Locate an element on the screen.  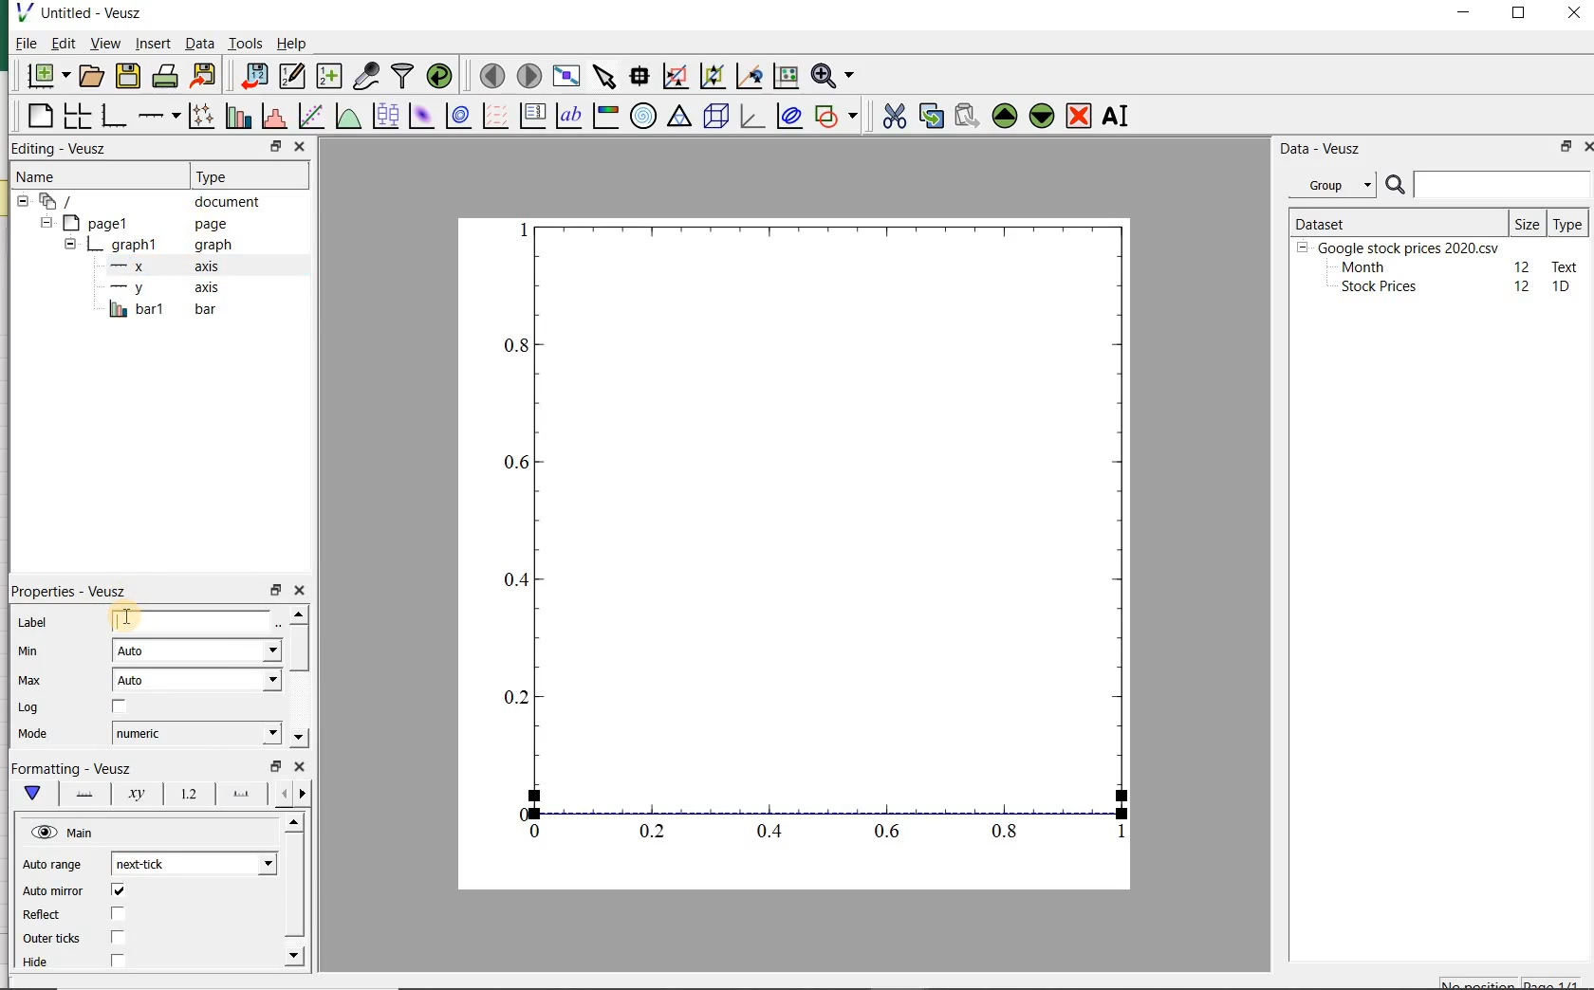
create new datasets is located at coordinates (329, 77).